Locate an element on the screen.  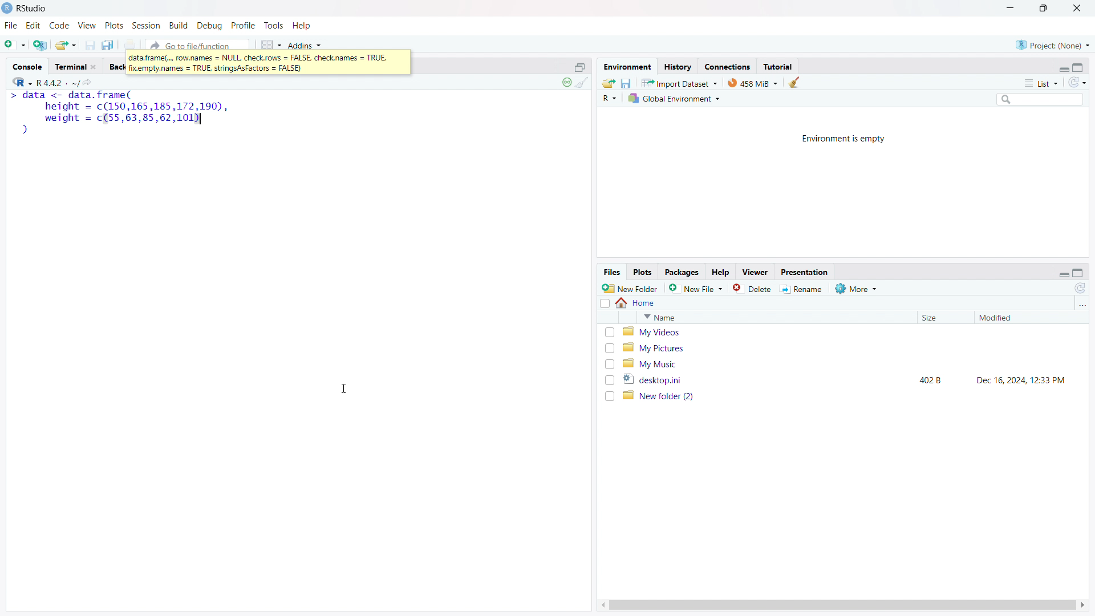
size is located at coordinates (942, 318).